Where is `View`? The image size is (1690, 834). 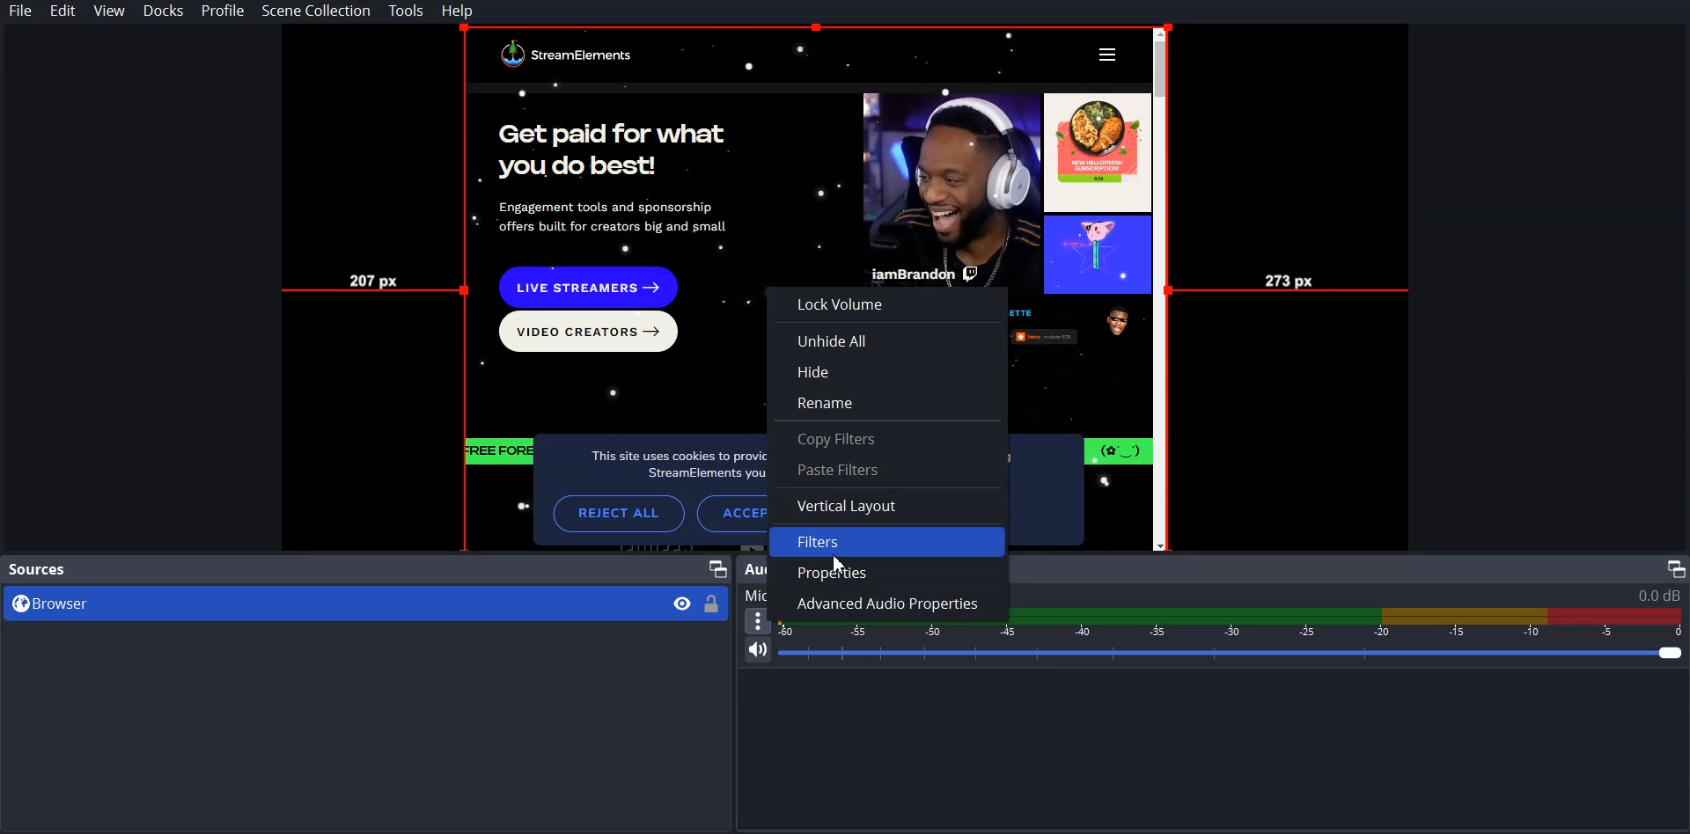 View is located at coordinates (109, 11).